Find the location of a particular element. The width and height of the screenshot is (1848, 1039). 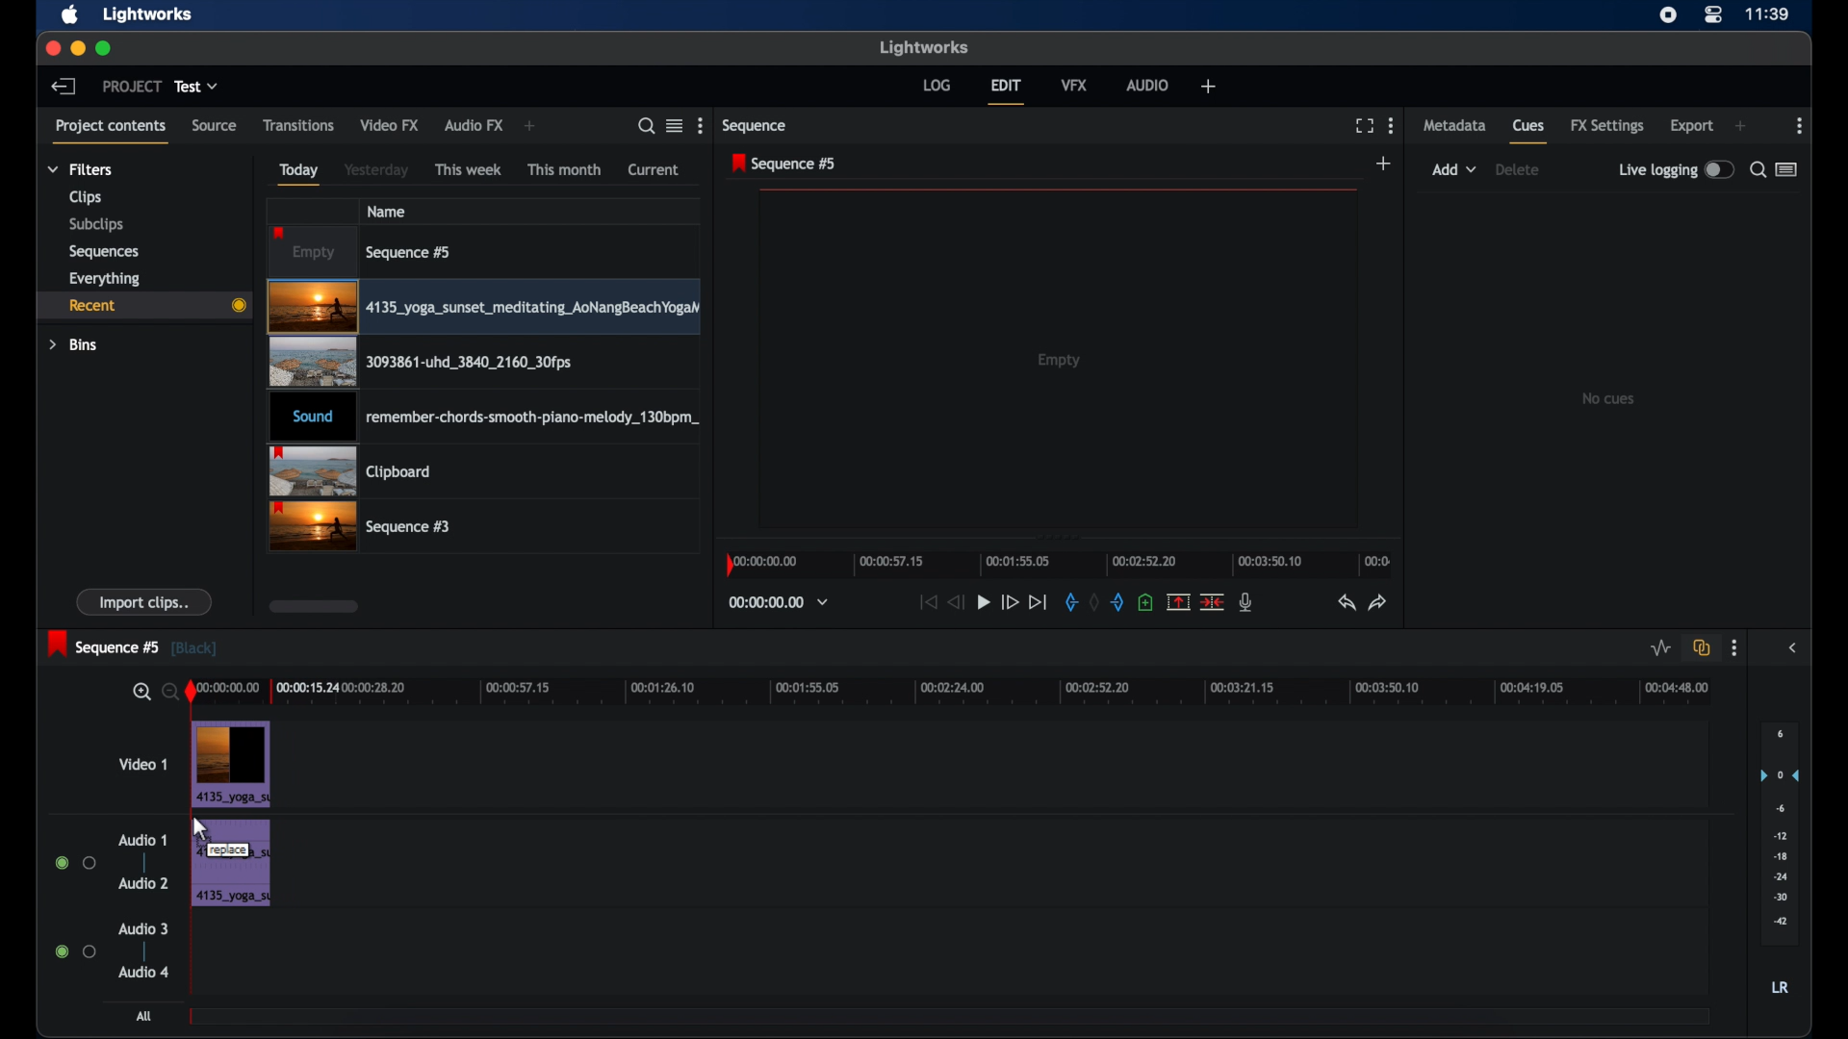

audio clip is located at coordinates (481, 418).